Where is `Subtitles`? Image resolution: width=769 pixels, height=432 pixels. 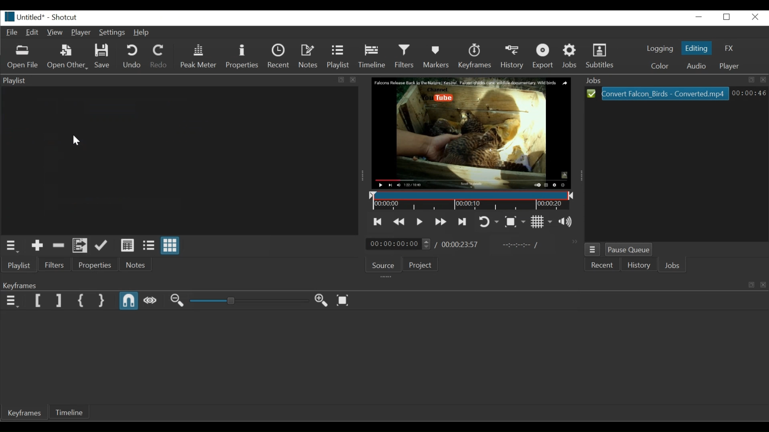
Subtitles is located at coordinates (602, 56).